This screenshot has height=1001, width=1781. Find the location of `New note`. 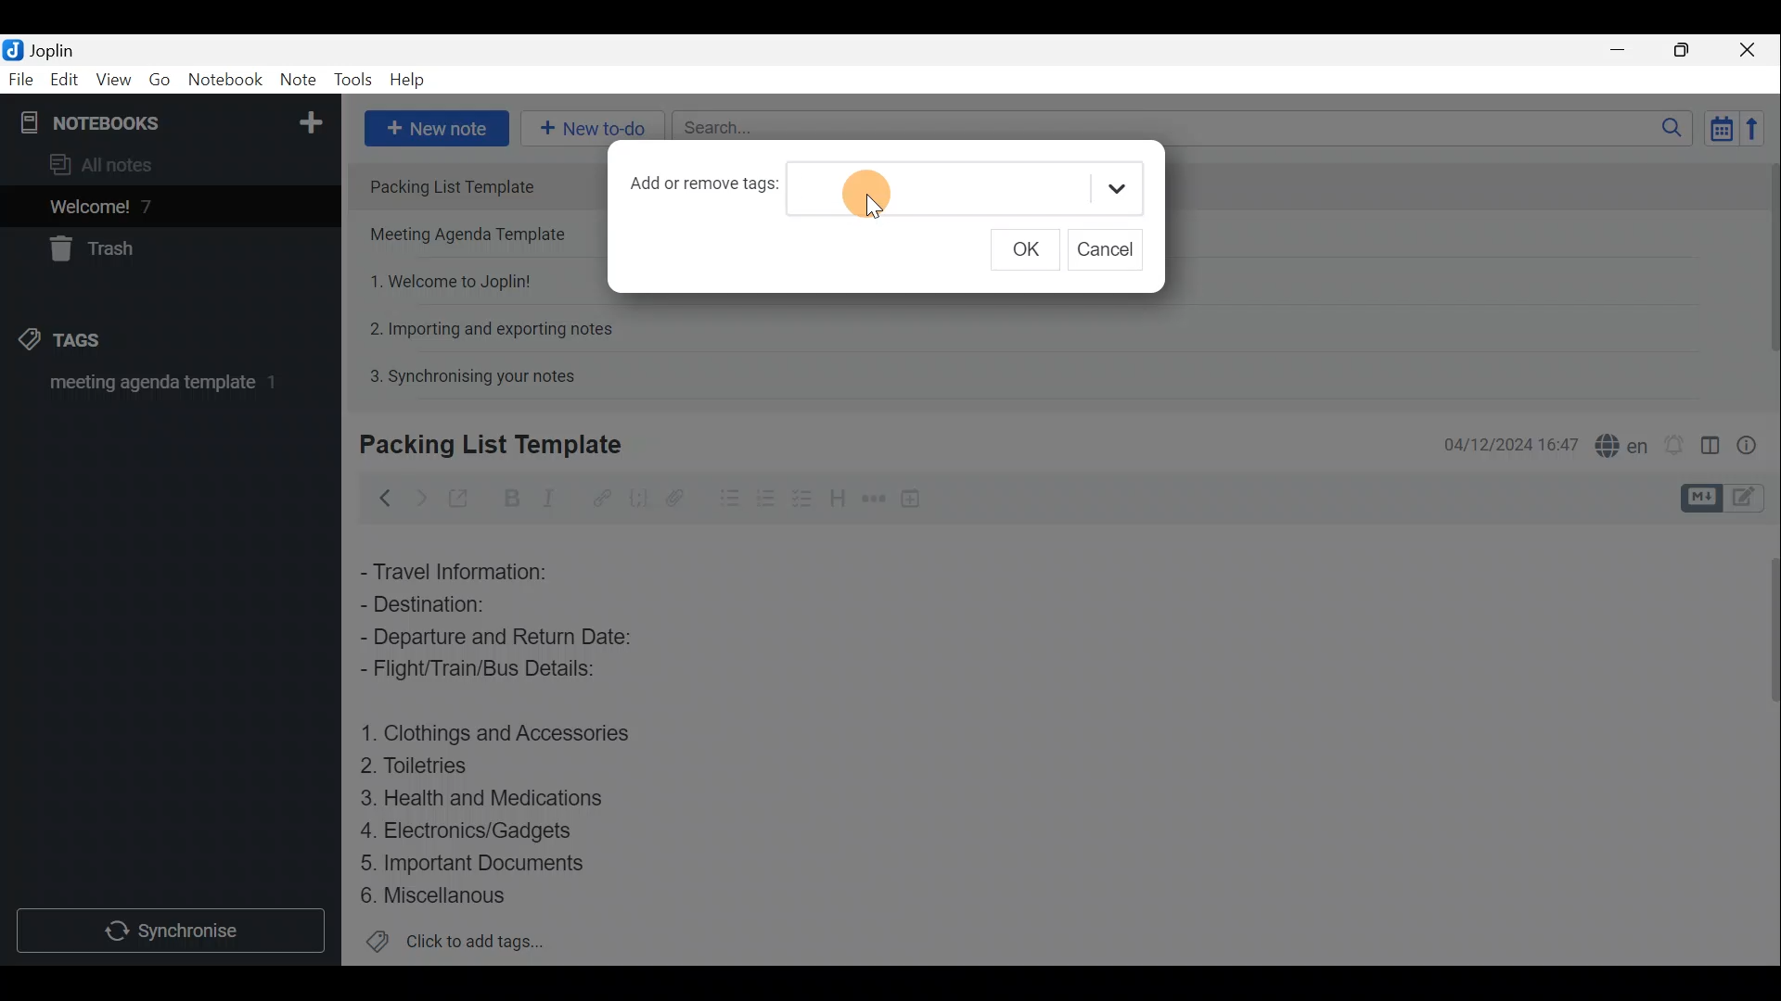

New note is located at coordinates (435, 126).